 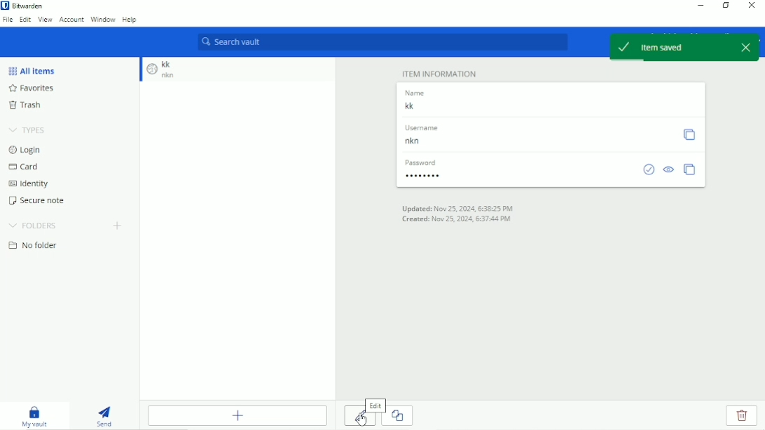 I want to click on Login, so click(x=25, y=150).